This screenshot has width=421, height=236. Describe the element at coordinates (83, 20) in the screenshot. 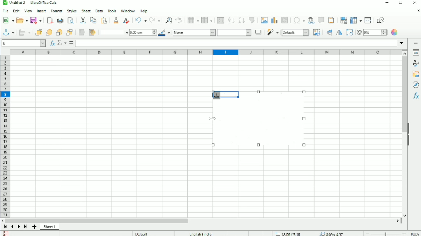

I see `Paste` at that location.